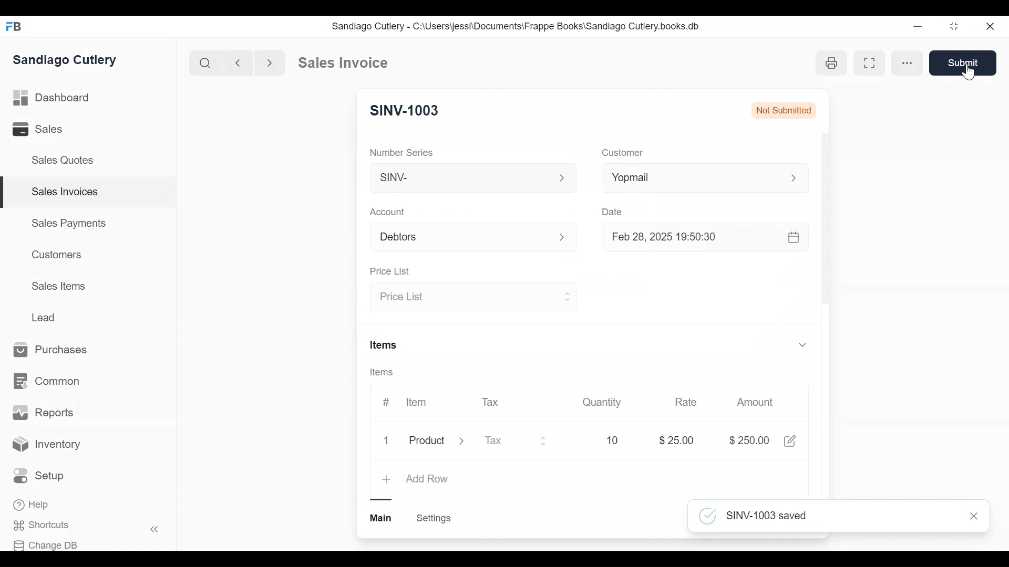 The image size is (1009, 567). Describe the element at coordinates (686, 402) in the screenshot. I see `Rate` at that location.